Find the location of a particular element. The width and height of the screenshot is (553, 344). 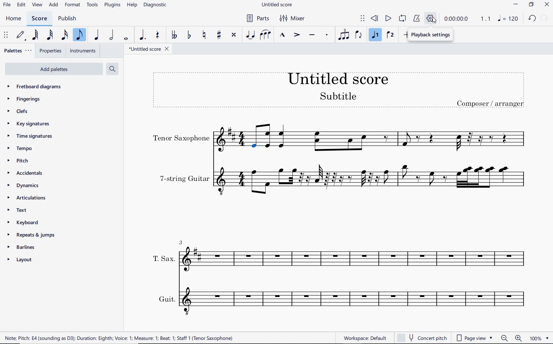

ACCIDENTALS is located at coordinates (24, 174).